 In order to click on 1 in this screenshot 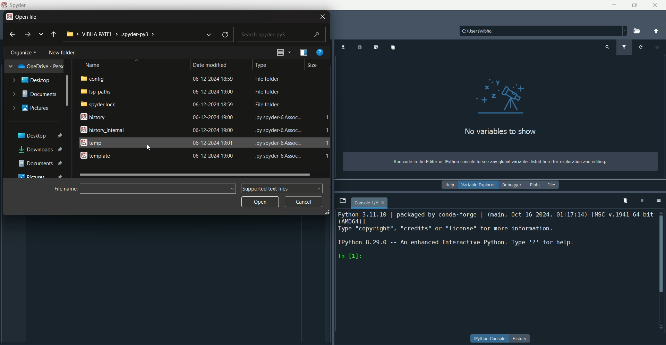, I will do `click(327, 143)`.